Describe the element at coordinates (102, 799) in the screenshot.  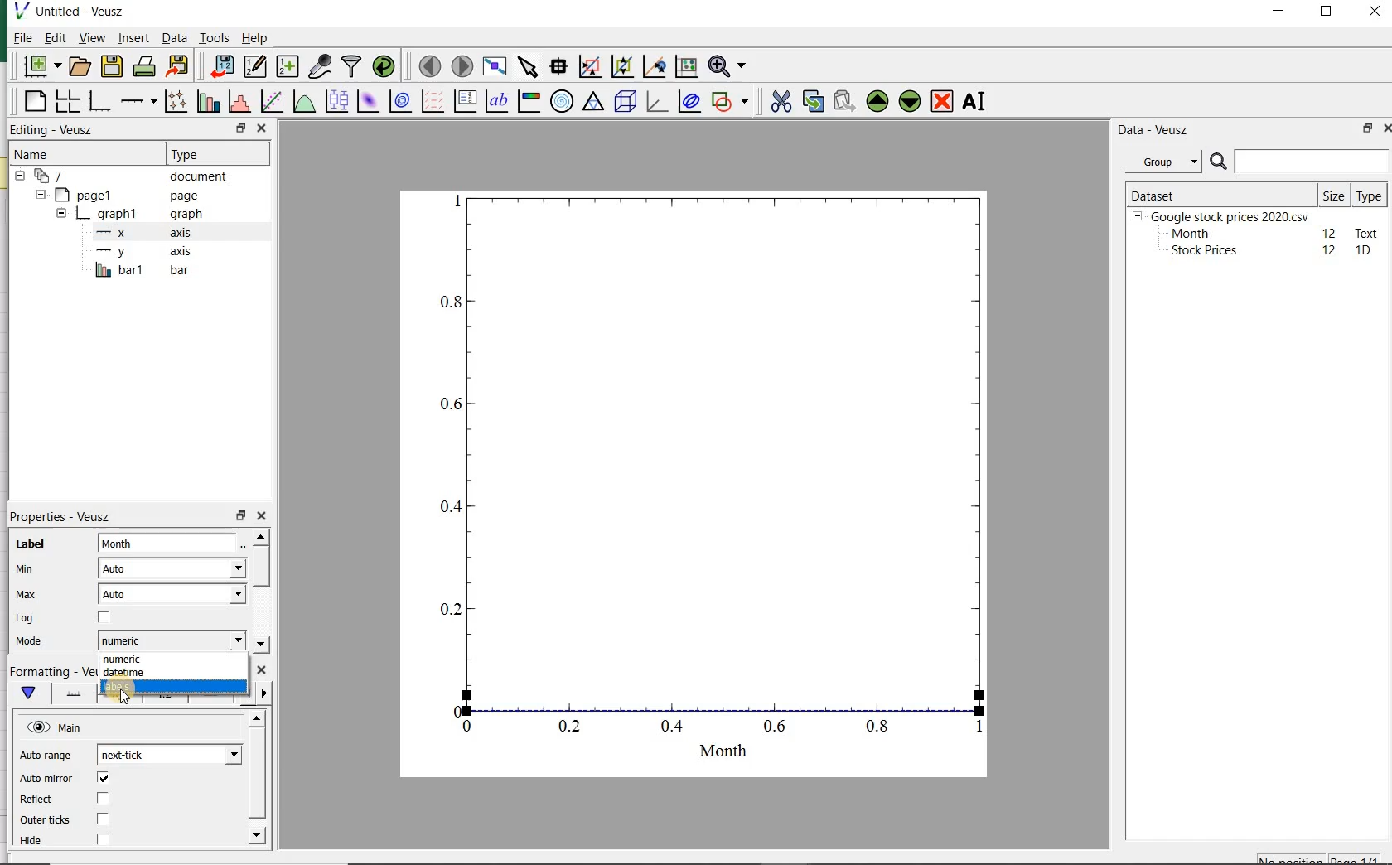
I see `check/uncheck` at that location.